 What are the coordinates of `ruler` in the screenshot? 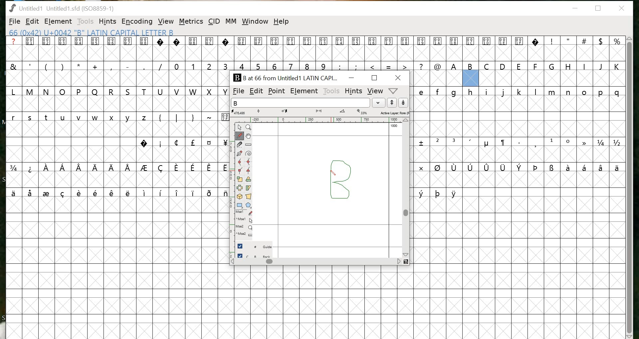 It's located at (231, 191).